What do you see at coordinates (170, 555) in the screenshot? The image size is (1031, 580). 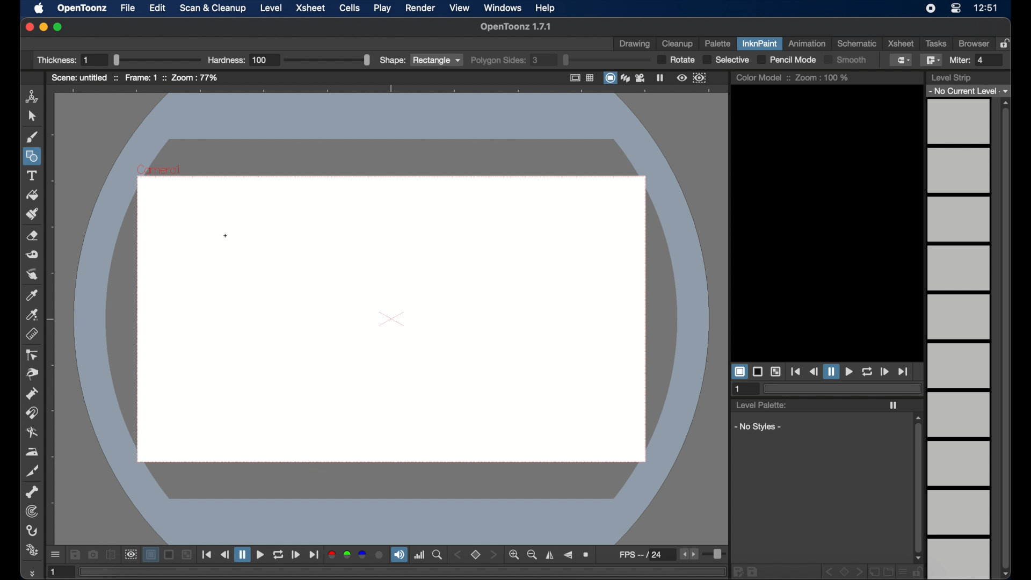 I see `black background` at bounding box center [170, 555].